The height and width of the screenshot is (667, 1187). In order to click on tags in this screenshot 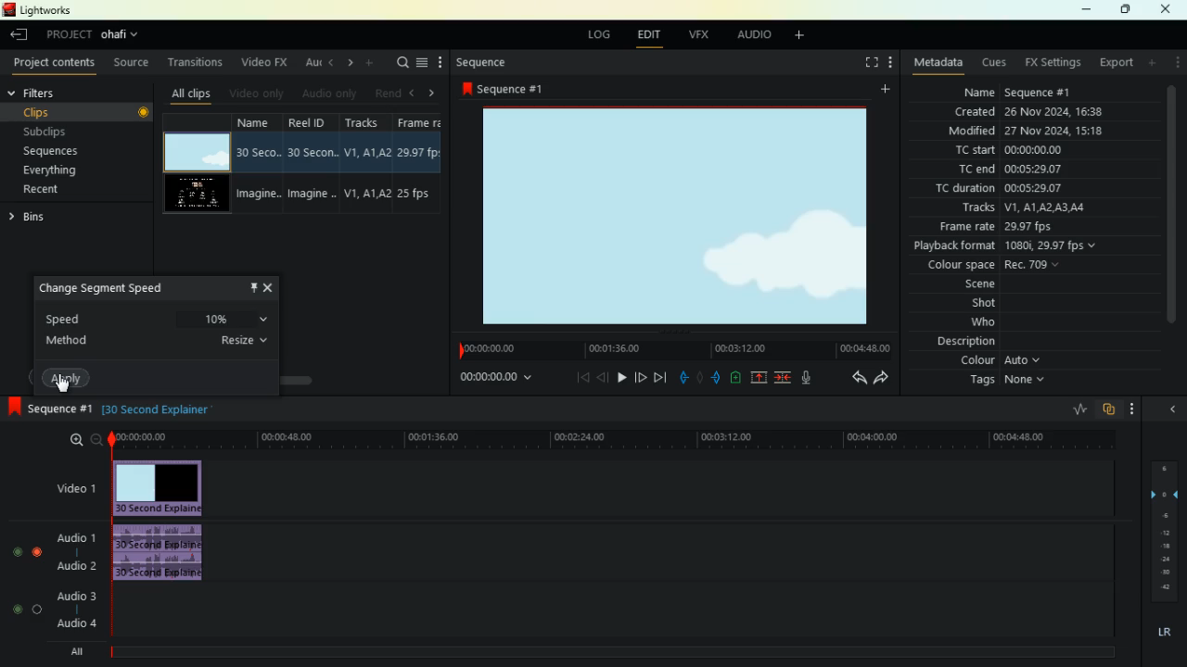, I will do `click(1001, 381)`.